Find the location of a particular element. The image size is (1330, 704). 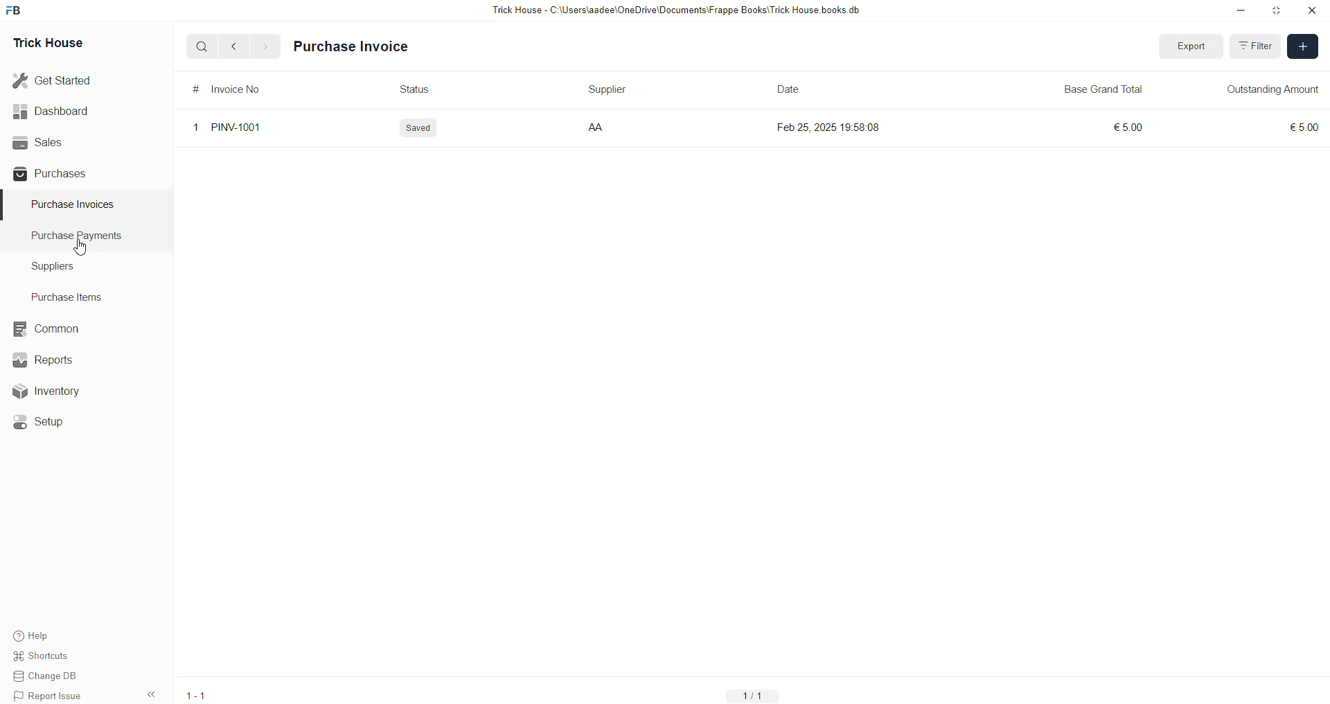

FILTER is located at coordinates (1255, 45).